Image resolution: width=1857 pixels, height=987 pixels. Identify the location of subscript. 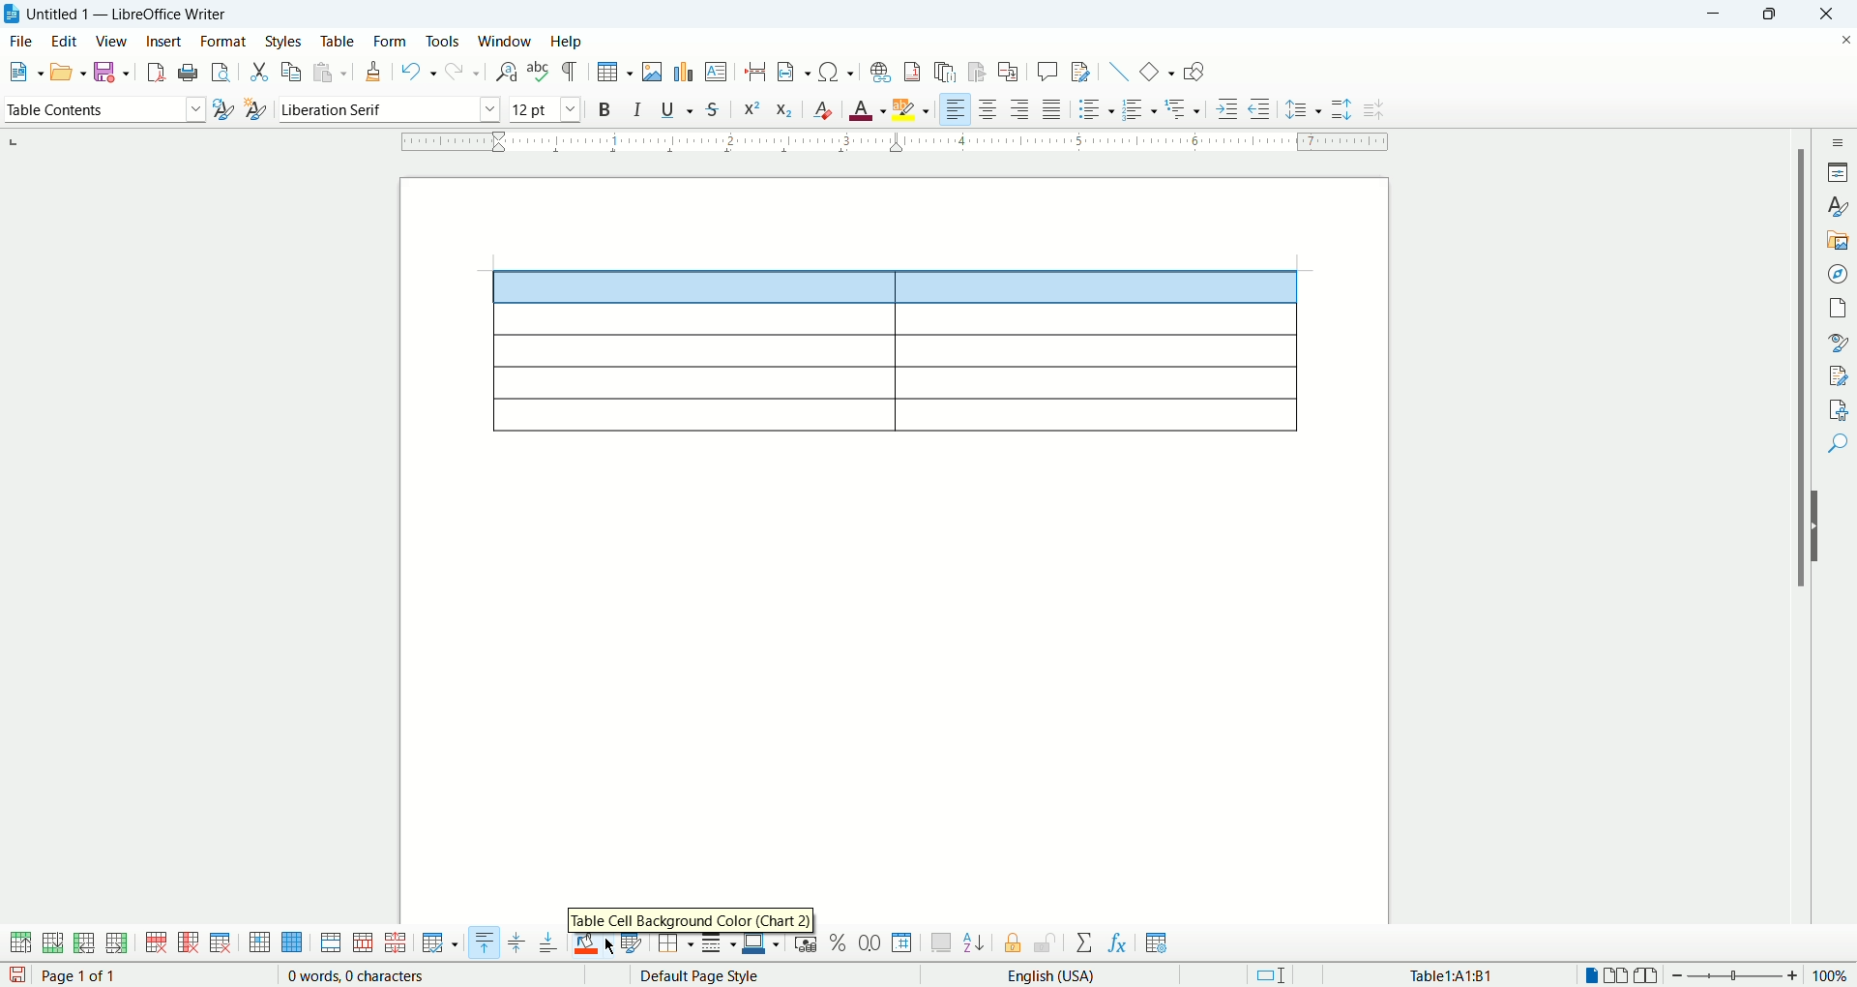
(785, 107).